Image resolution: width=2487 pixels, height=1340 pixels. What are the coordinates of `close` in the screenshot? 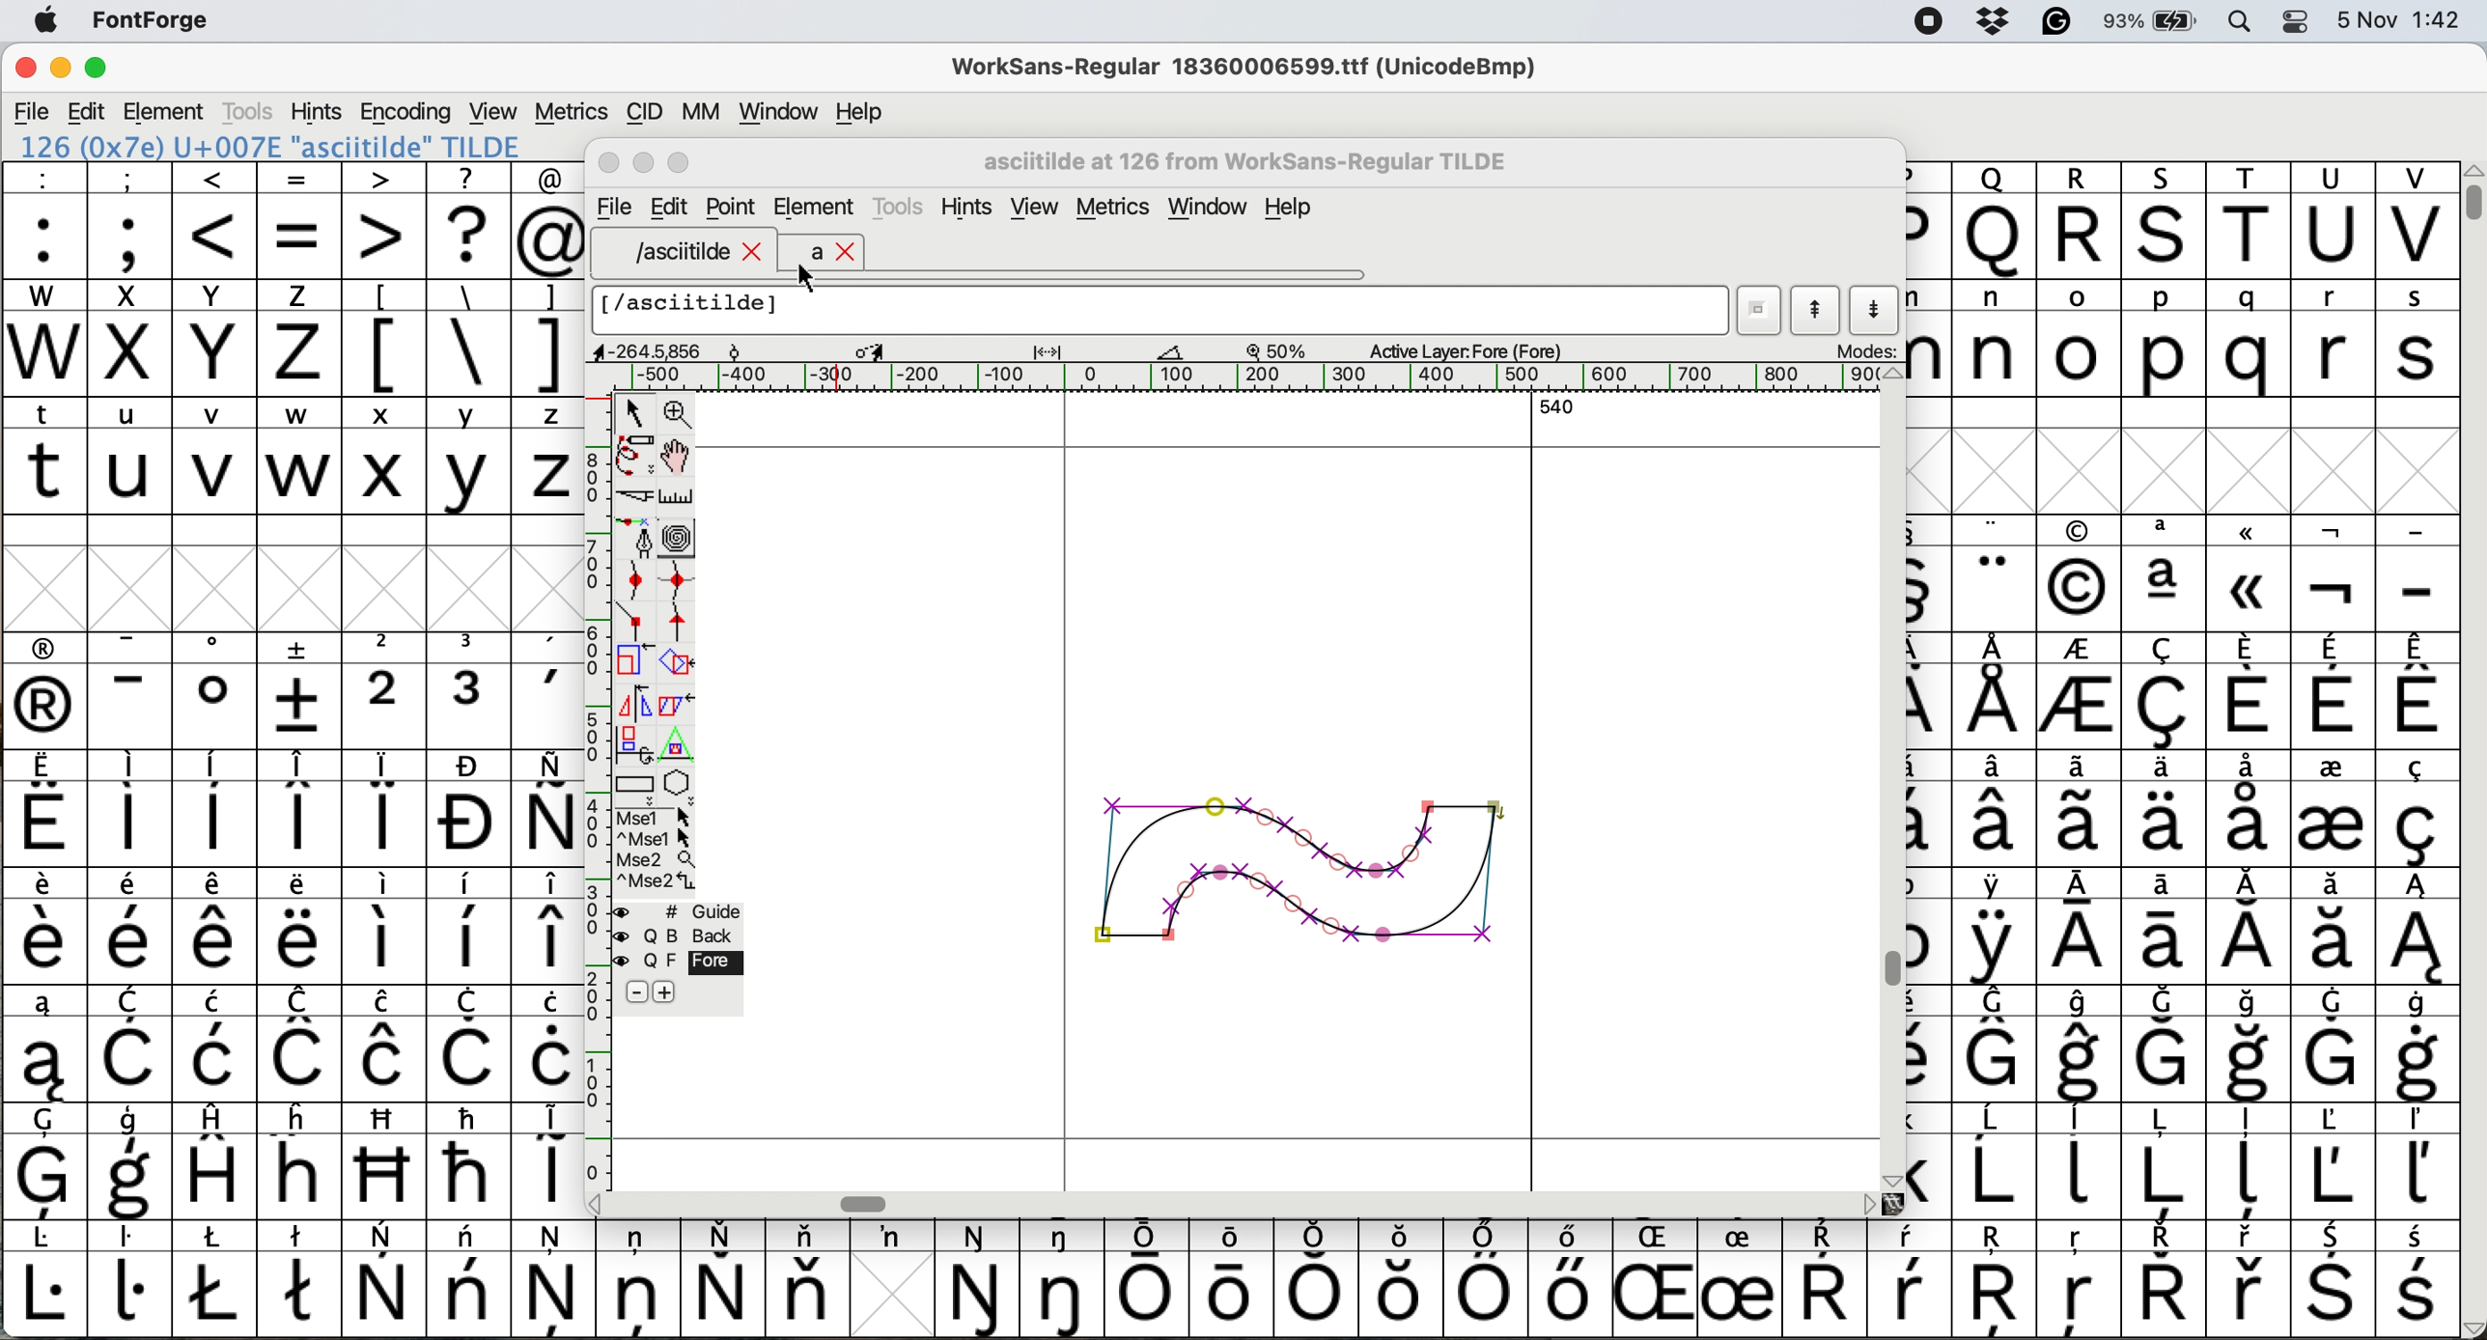 It's located at (25, 70).